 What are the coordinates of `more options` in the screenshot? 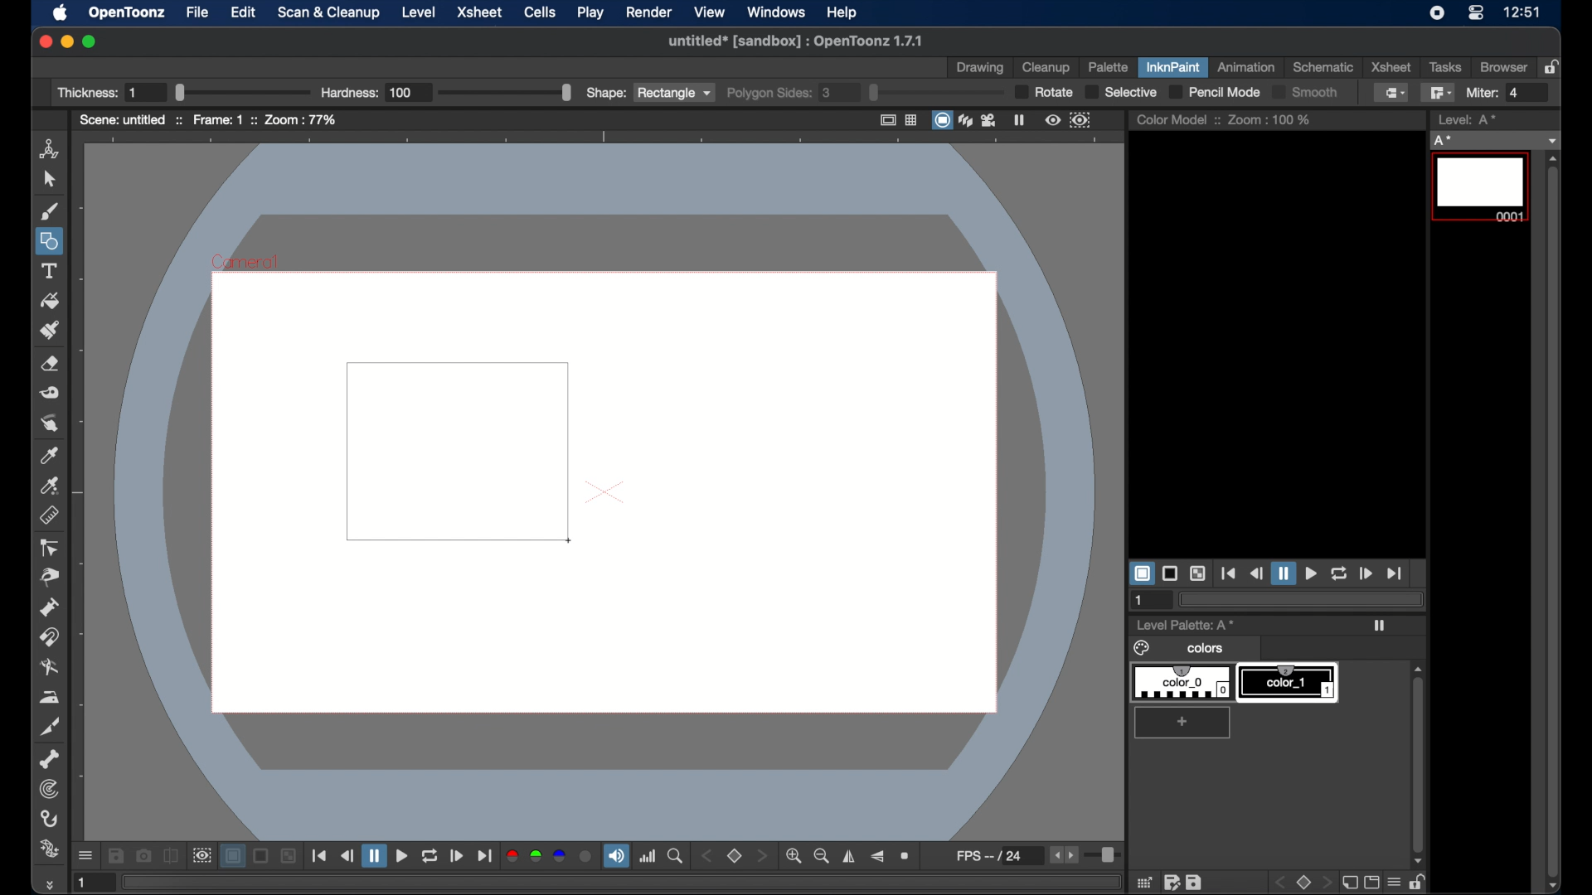 It's located at (85, 857).